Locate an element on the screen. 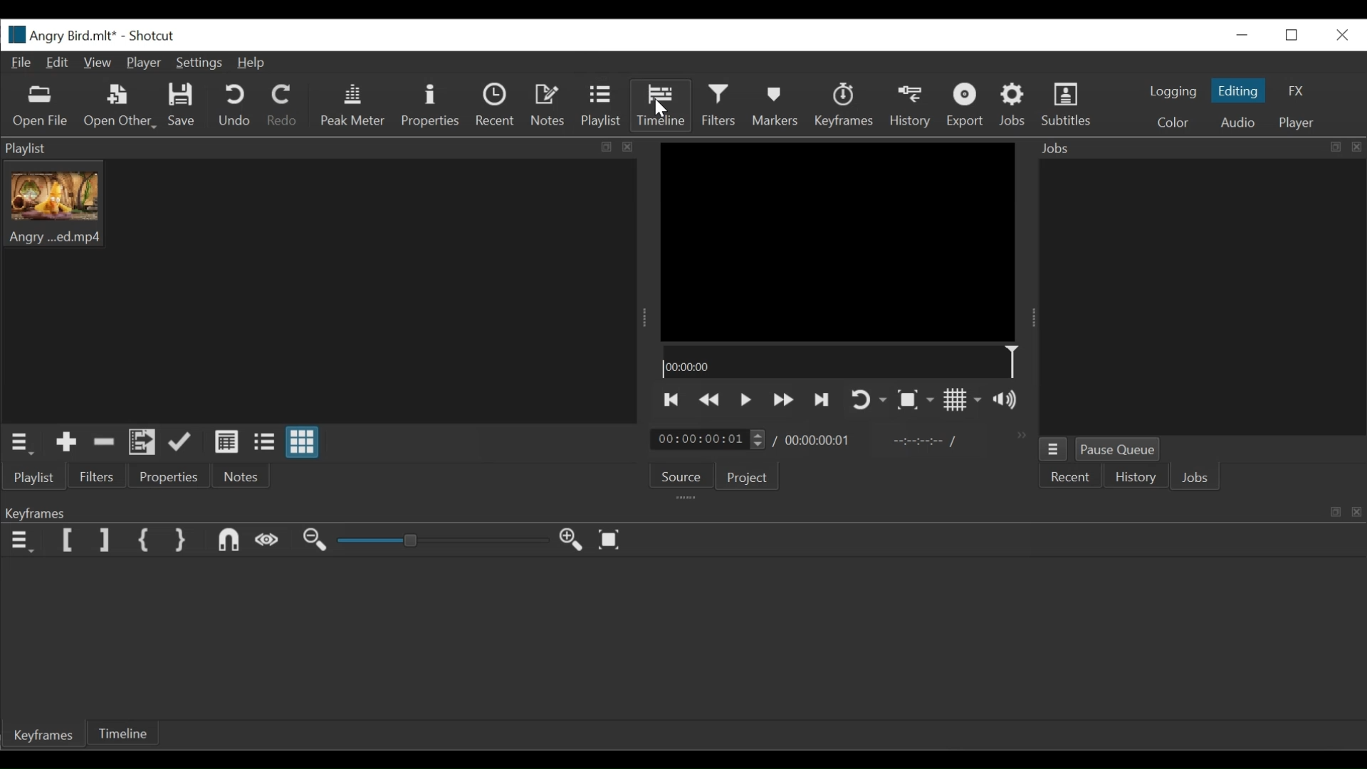 The image size is (1367, 769). Help is located at coordinates (251, 63).